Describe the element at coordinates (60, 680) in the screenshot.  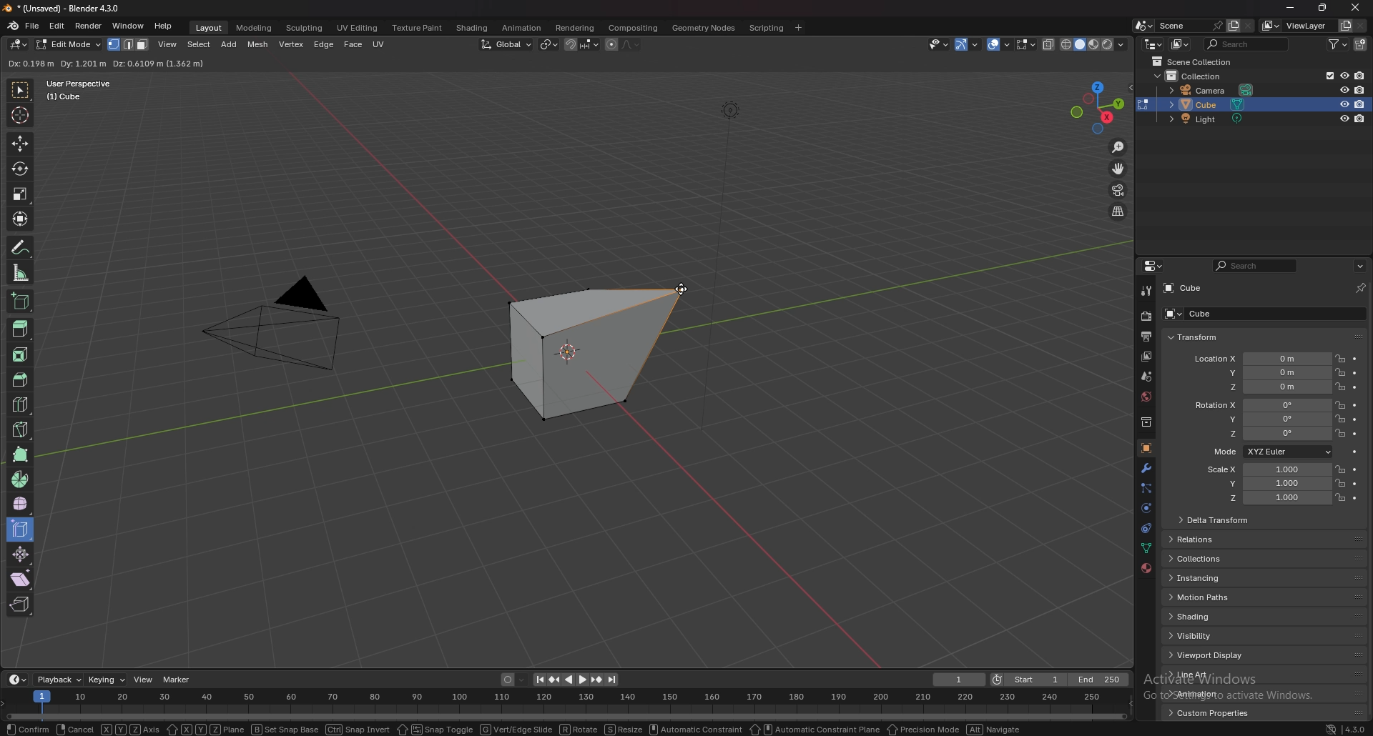
I see `playback` at that location.